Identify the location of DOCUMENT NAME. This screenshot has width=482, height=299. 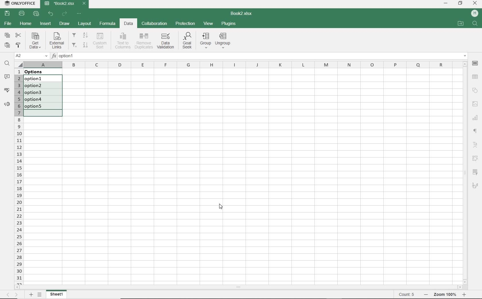
(244, 14).